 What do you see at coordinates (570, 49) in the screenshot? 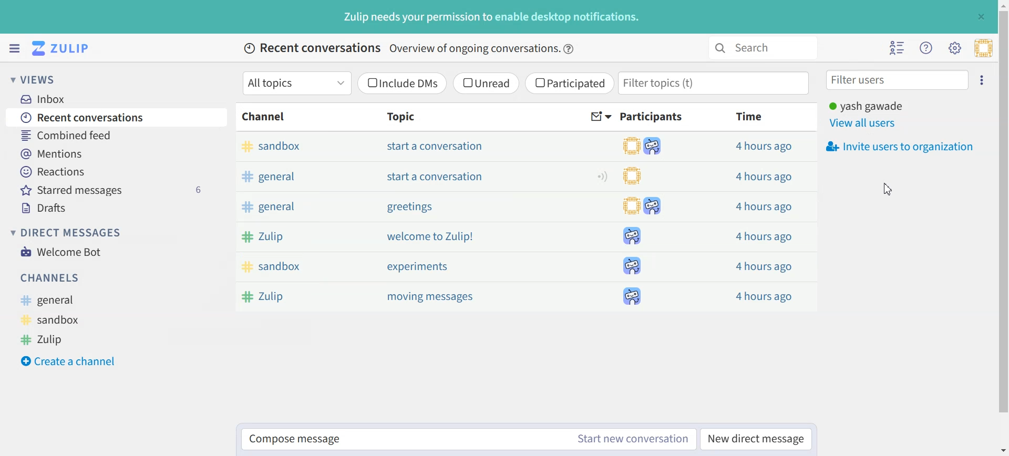
I see `Help` at bounding box center [570, 49].